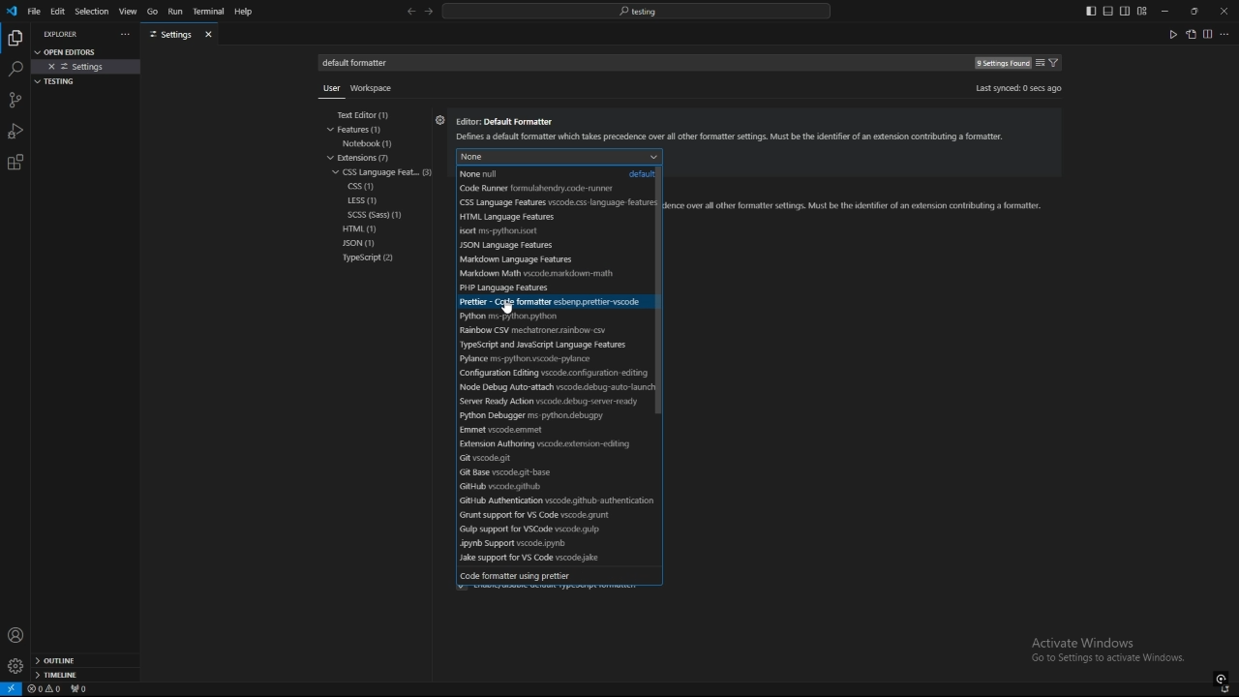 This screenshot has width=1239, height=697. Describe the element at coordinates (85, 677) in the screenshot. I see `timeline` at that location.